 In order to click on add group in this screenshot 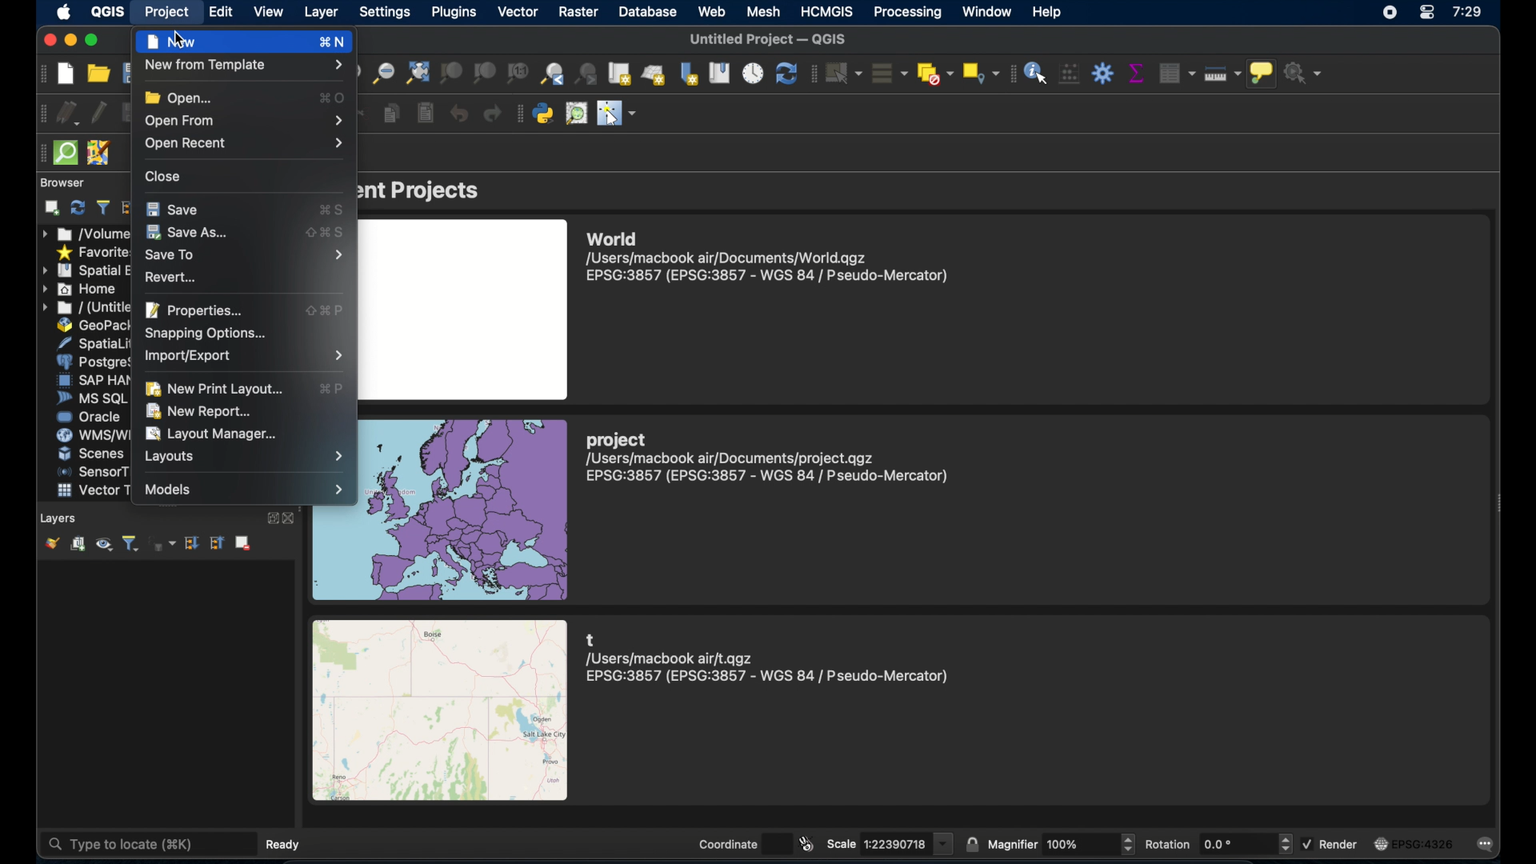, I will do `click(78, 545)`.